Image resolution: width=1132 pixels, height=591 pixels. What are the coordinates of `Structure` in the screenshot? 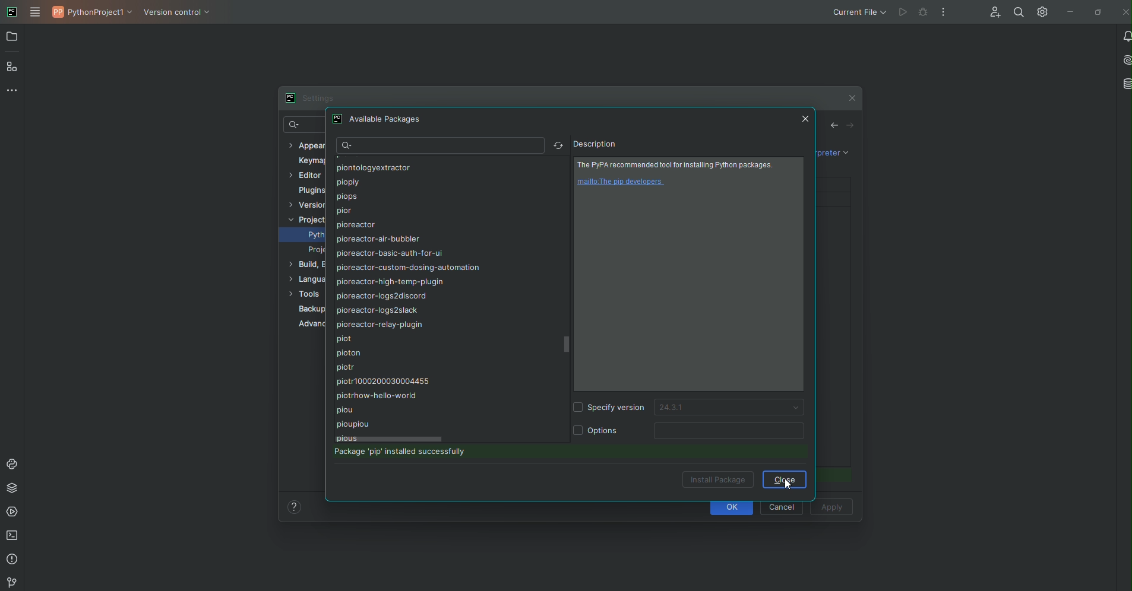 It's located at (14, 68).